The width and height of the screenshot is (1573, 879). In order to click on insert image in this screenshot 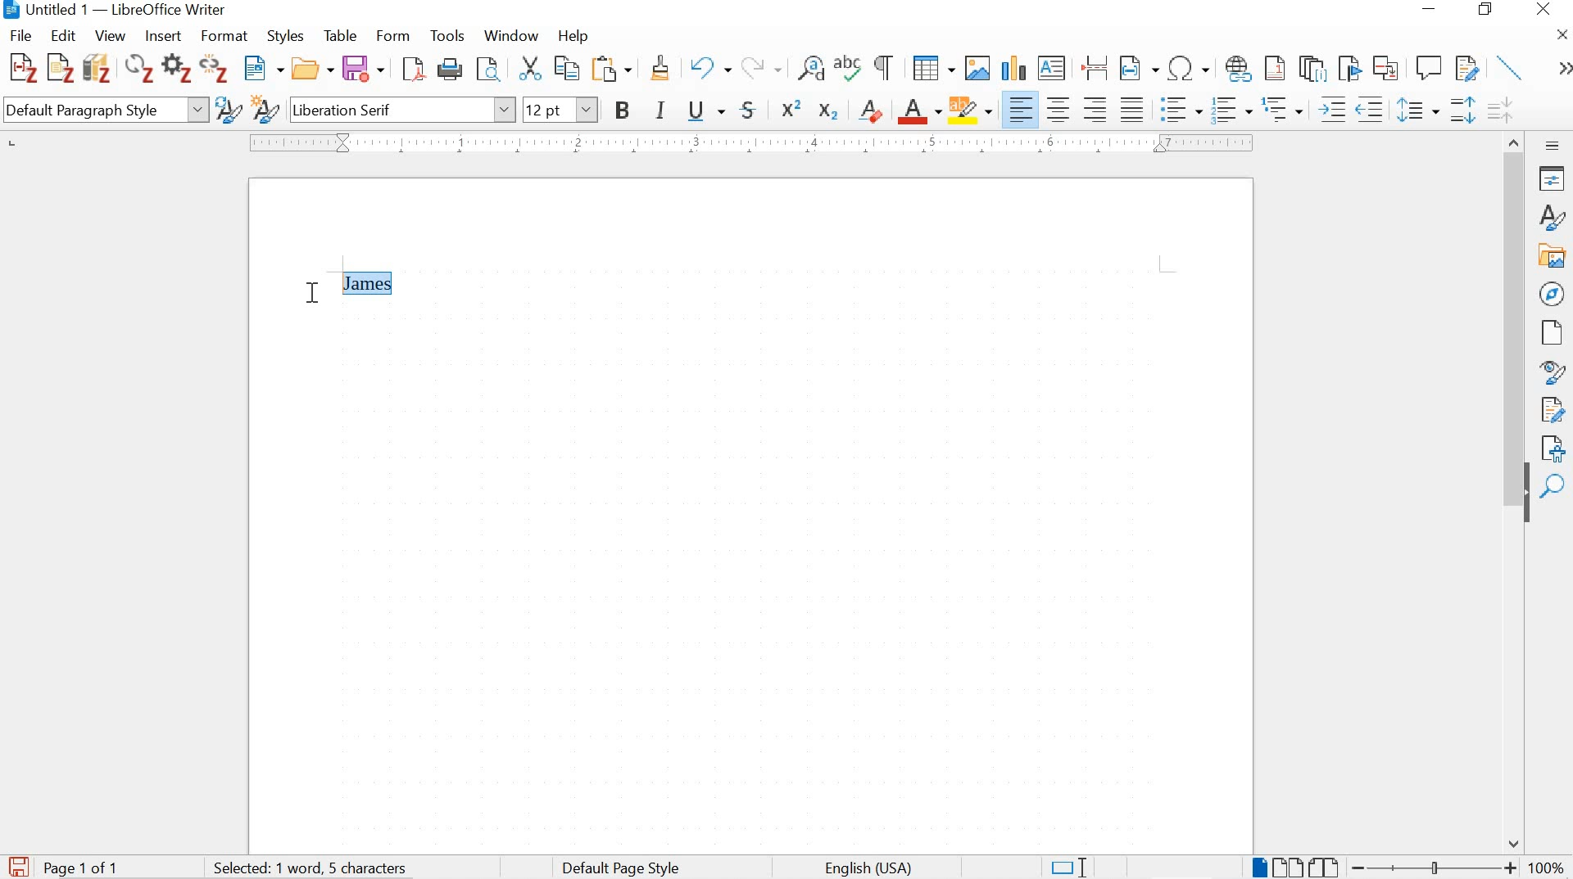, I will do `click(977, 67)`.